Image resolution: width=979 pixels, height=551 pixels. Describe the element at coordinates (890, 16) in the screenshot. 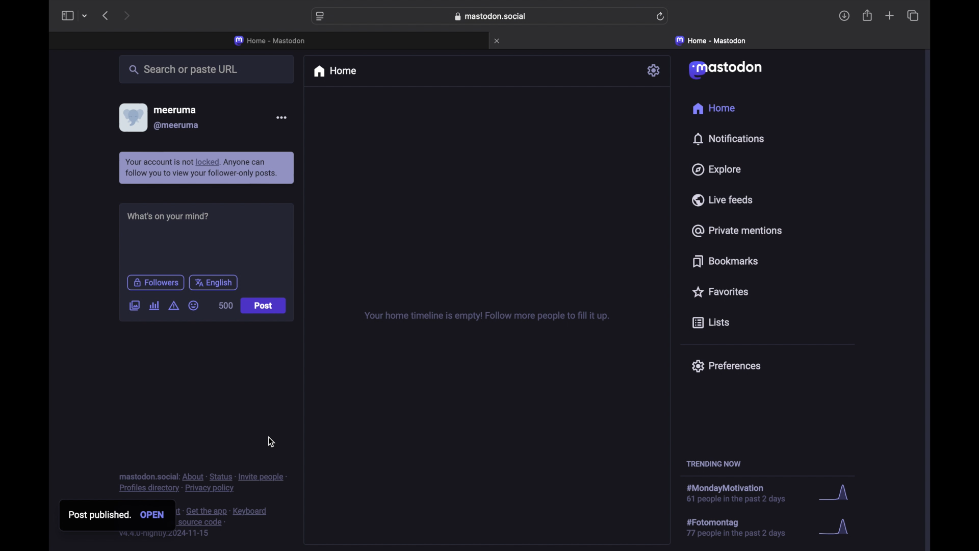

I see `new tab` at that location.